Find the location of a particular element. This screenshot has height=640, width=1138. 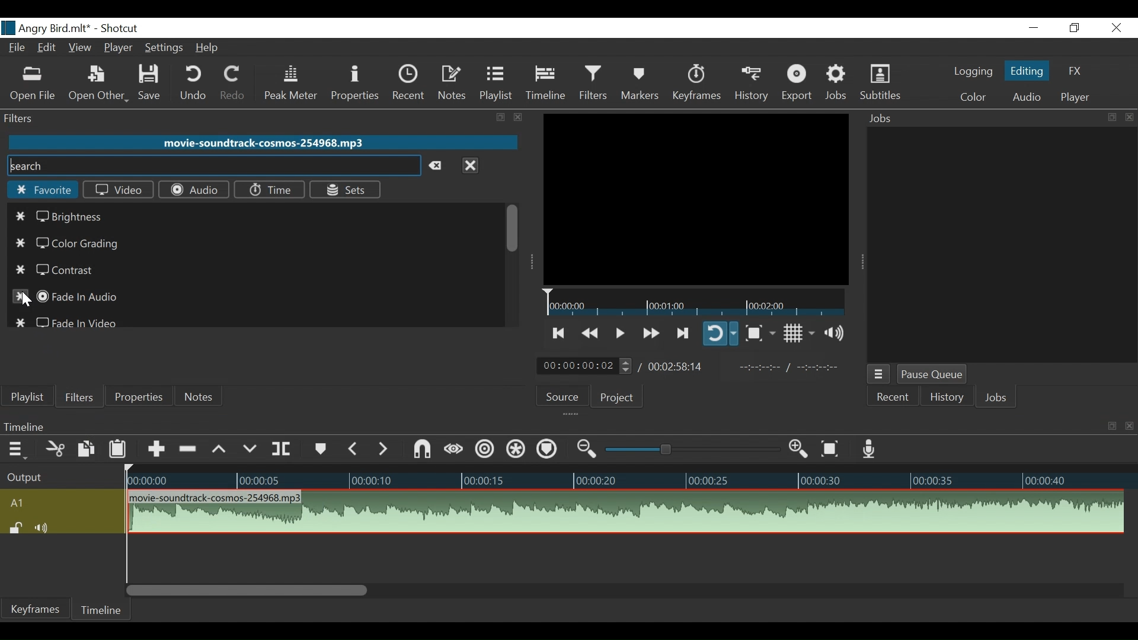

Keyframes is located at coordinates (696, 83).